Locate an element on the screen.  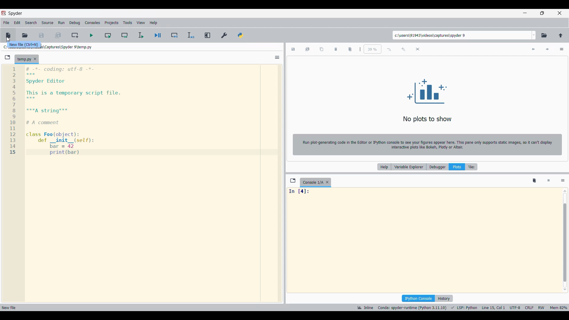
Current tab is located at coordinates (313, 183).